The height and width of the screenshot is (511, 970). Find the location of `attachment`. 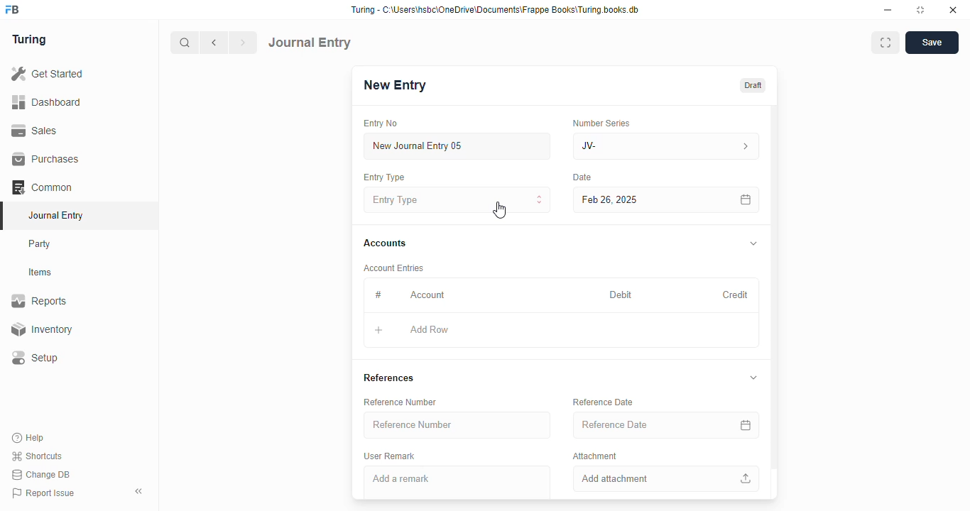

attachment is located at coordinates (595, 456).